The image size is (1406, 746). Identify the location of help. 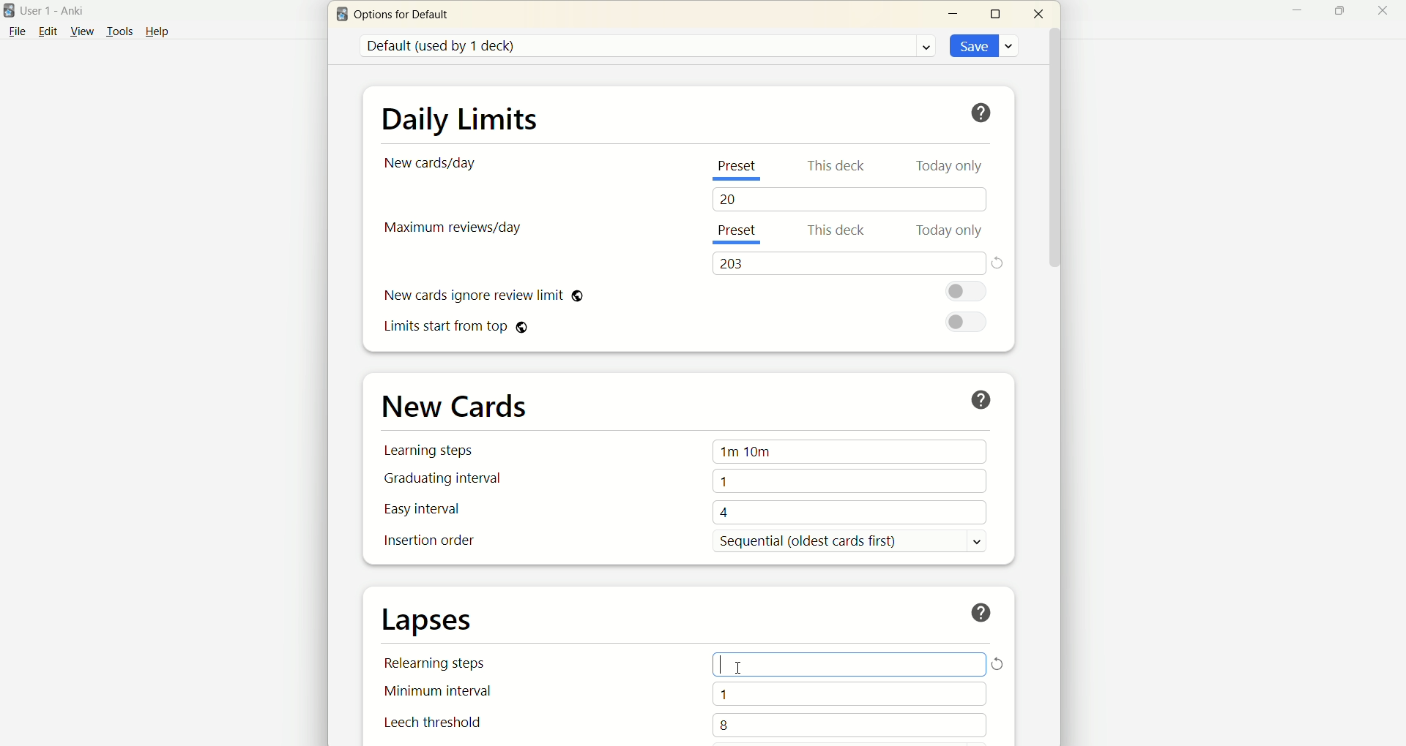
(165, 31).